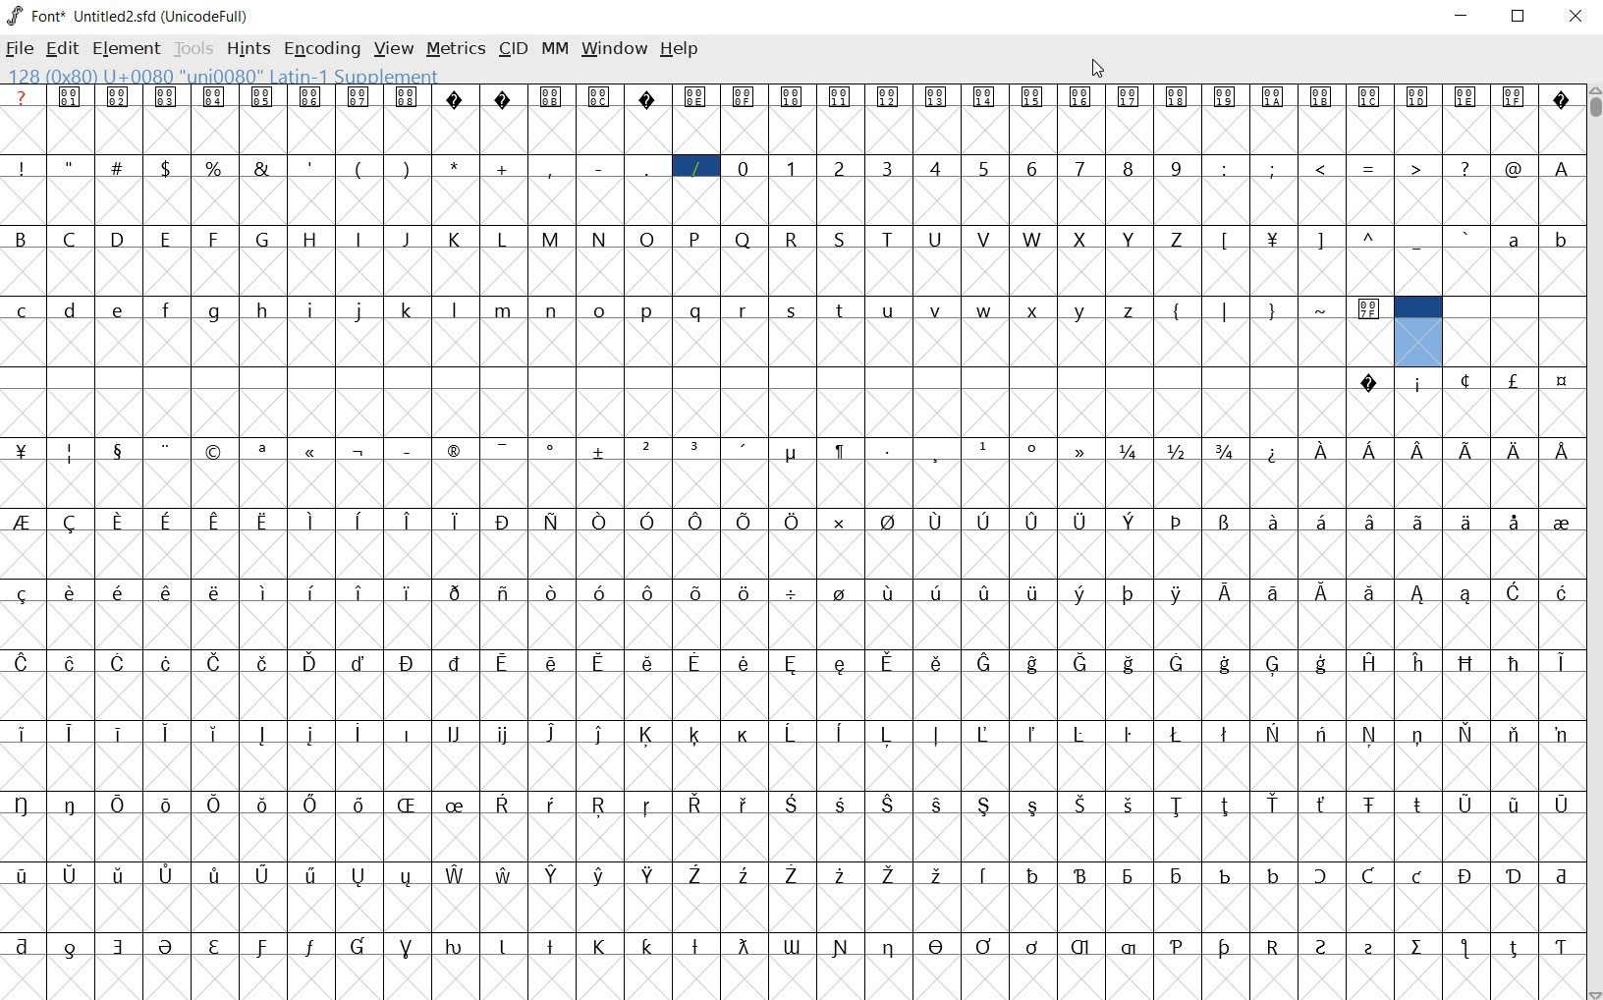  Describe the element at coordinates (1514, 379) in the screenshot. I see `Symbol` at that location.